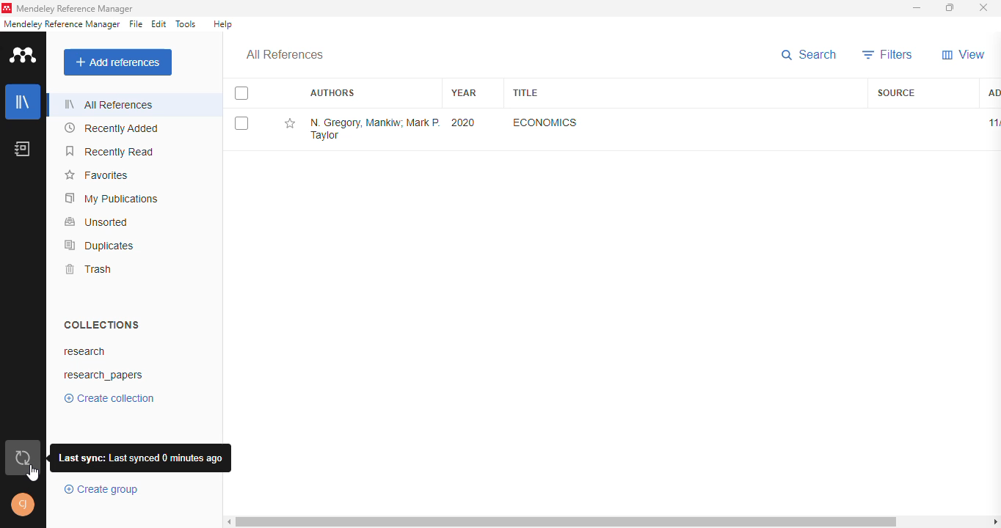 This screenshot has width=1001, height=528. What do you see at coordinates (888, 54) in the screenshot?
I see `filters` at bounding box center [888, 54].